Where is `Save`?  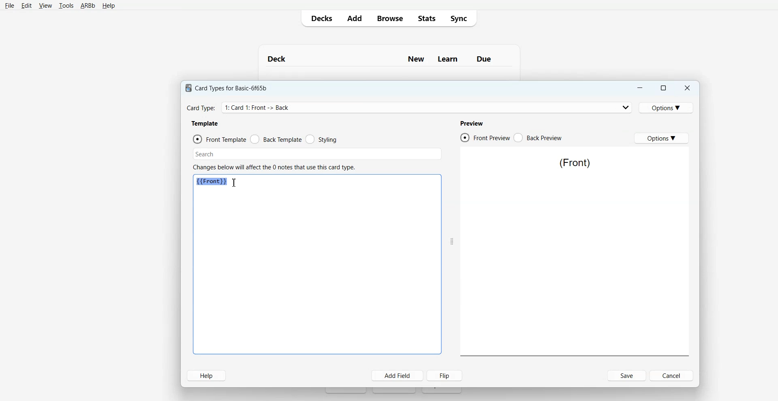
Save is located at coordinates (626, 375).